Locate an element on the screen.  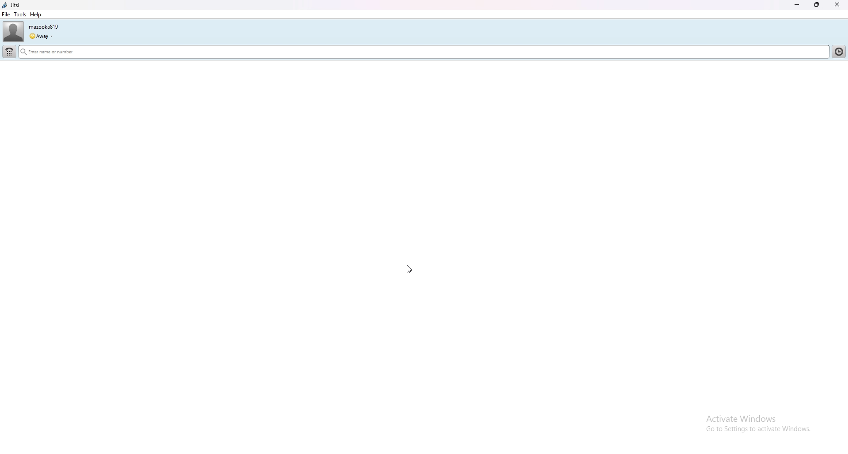
file is located at coordinates (6, 15).